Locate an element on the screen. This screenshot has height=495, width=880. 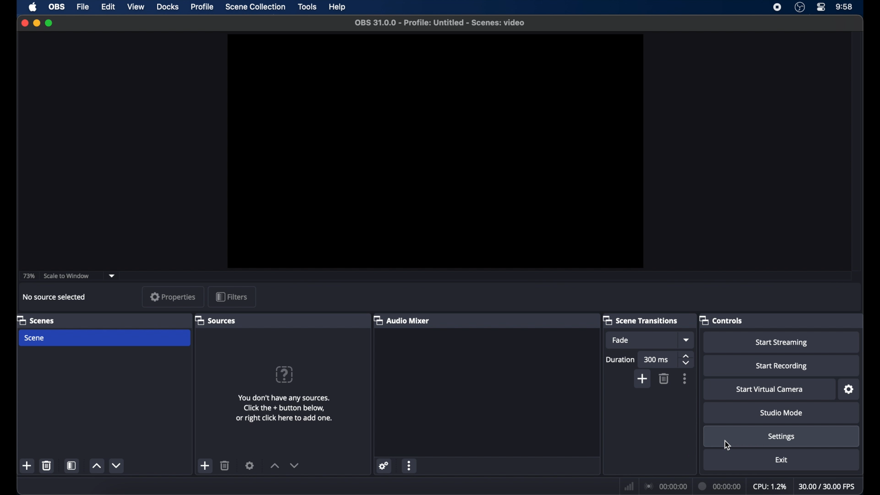
exit is located at coordinates (781, 460).